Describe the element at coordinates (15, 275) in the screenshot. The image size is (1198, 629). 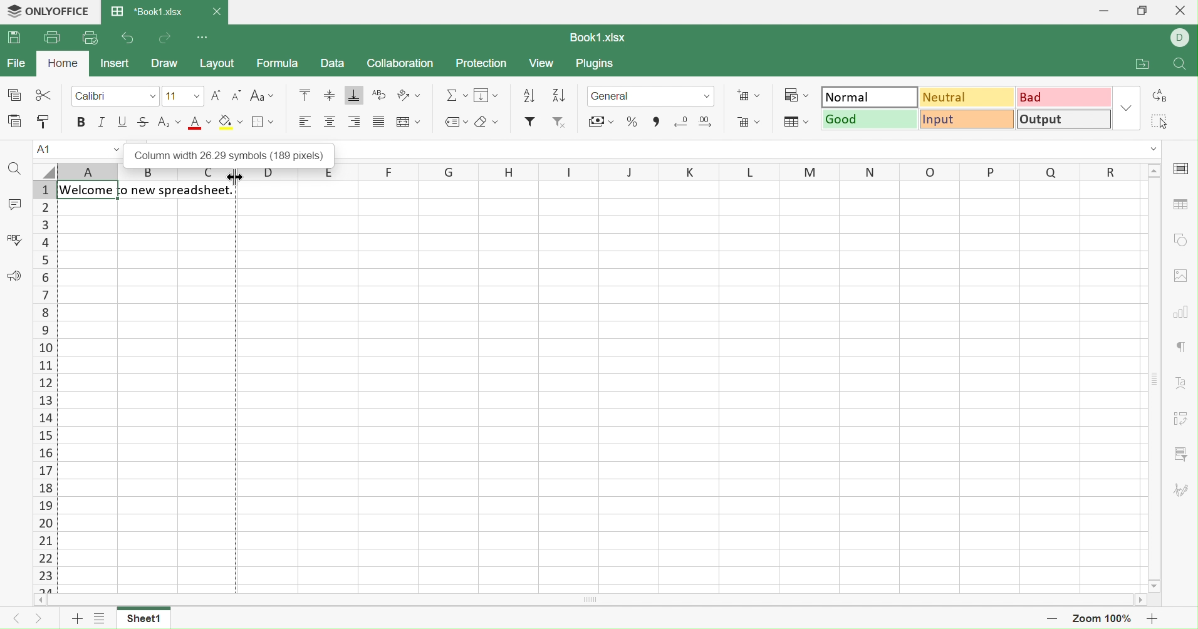
I see `Feedback & Support` at that location.